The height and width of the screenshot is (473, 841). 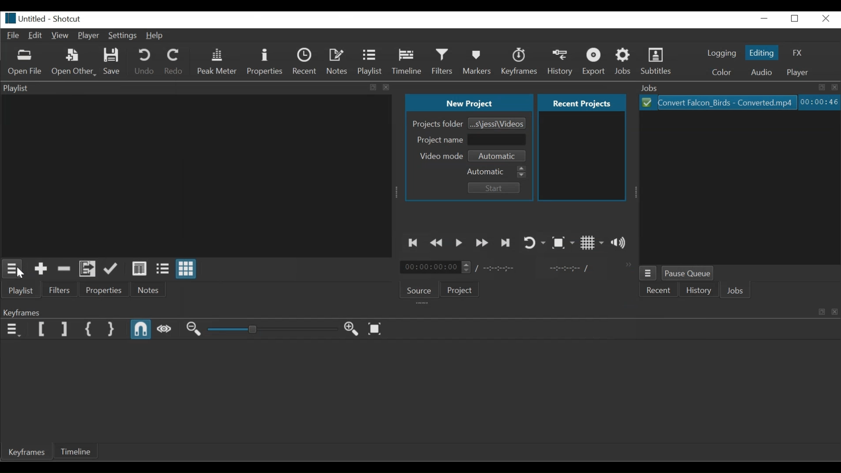 I want to click on Recent, so click(x=659, y=289).